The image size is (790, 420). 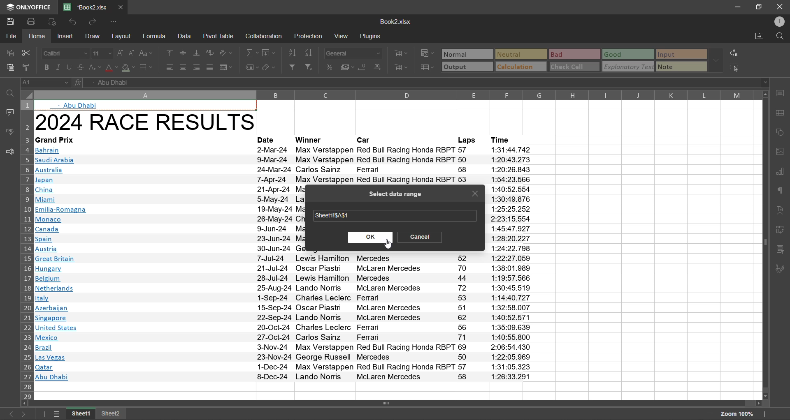 I want to click on merge and center, so click(x=226, y=67).